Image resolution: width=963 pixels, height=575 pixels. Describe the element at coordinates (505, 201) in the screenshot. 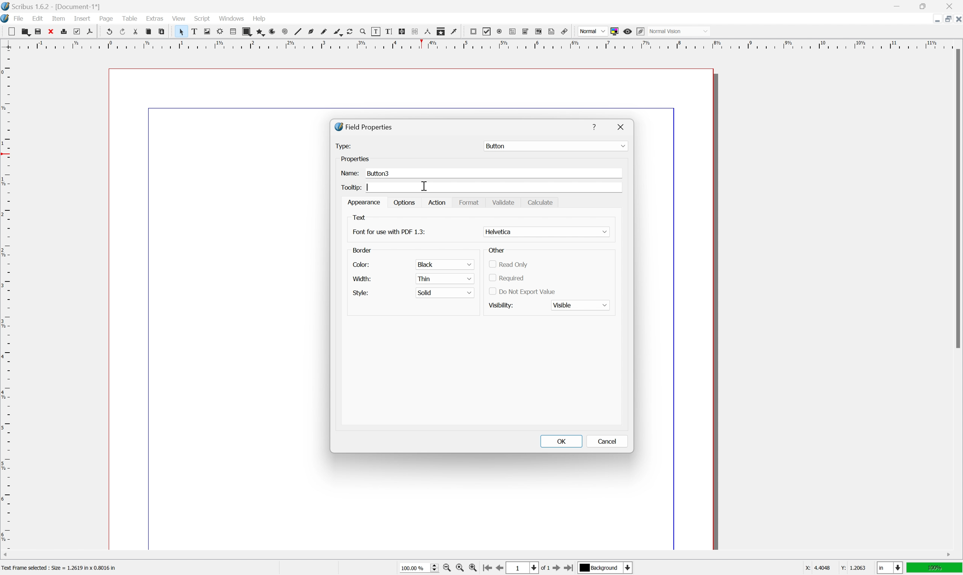

I see `Validate` at that location.